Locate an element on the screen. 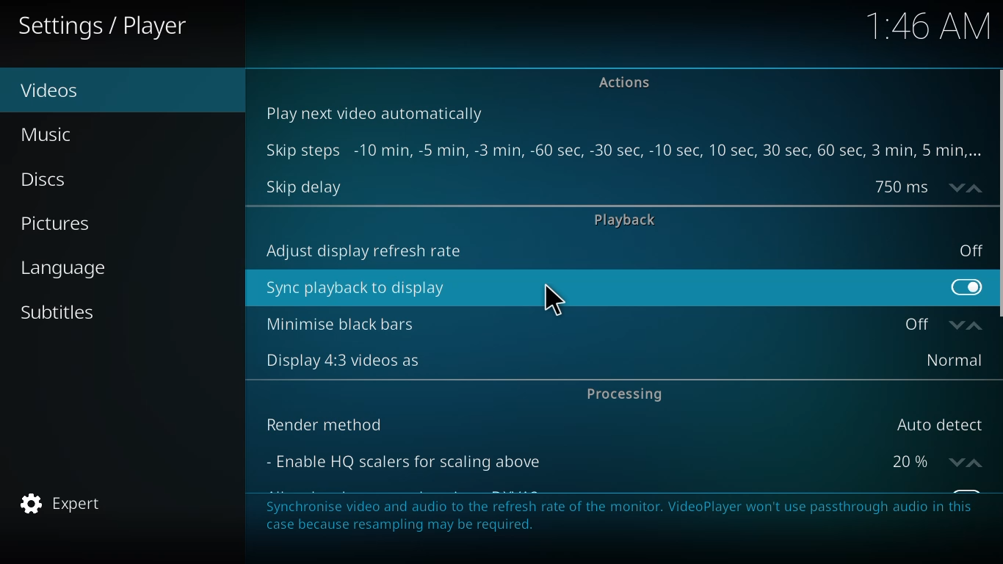 Image resolution: width=1003 pixels, height=564 pixels. delay is located at coordinates (923, 187).